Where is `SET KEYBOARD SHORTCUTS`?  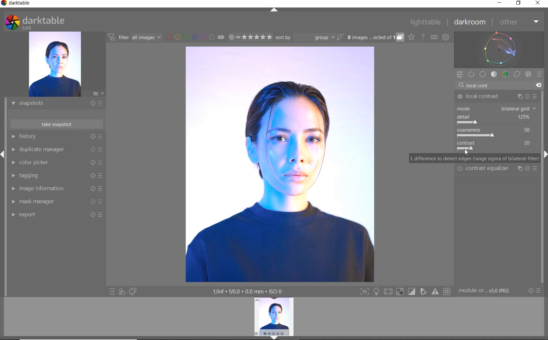
SET KEYBOARD SHORTCUTS is located at coordinates (434, 37).